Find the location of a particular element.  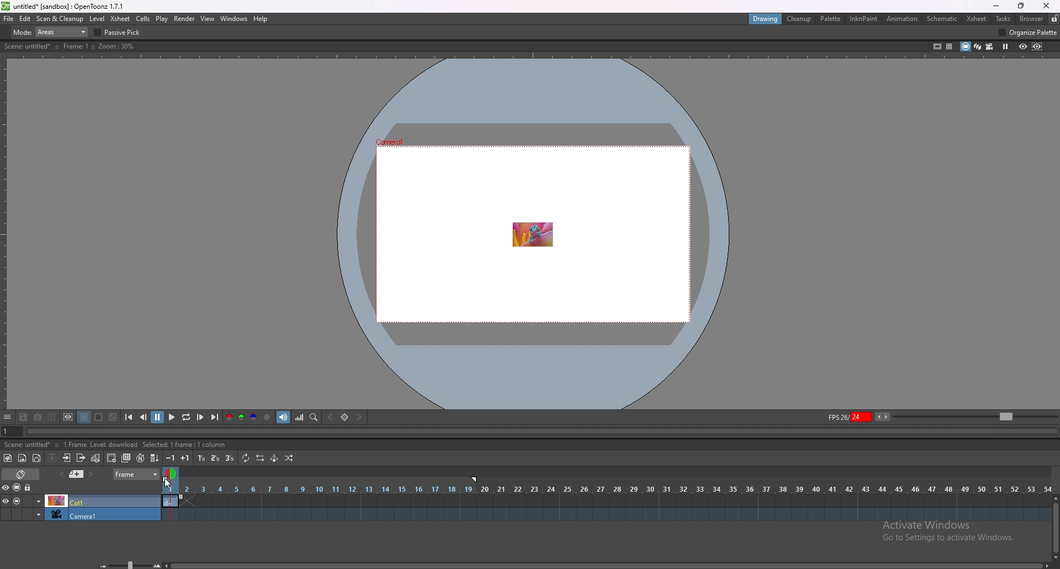

organize palette is located at coordinates (1029, 32).